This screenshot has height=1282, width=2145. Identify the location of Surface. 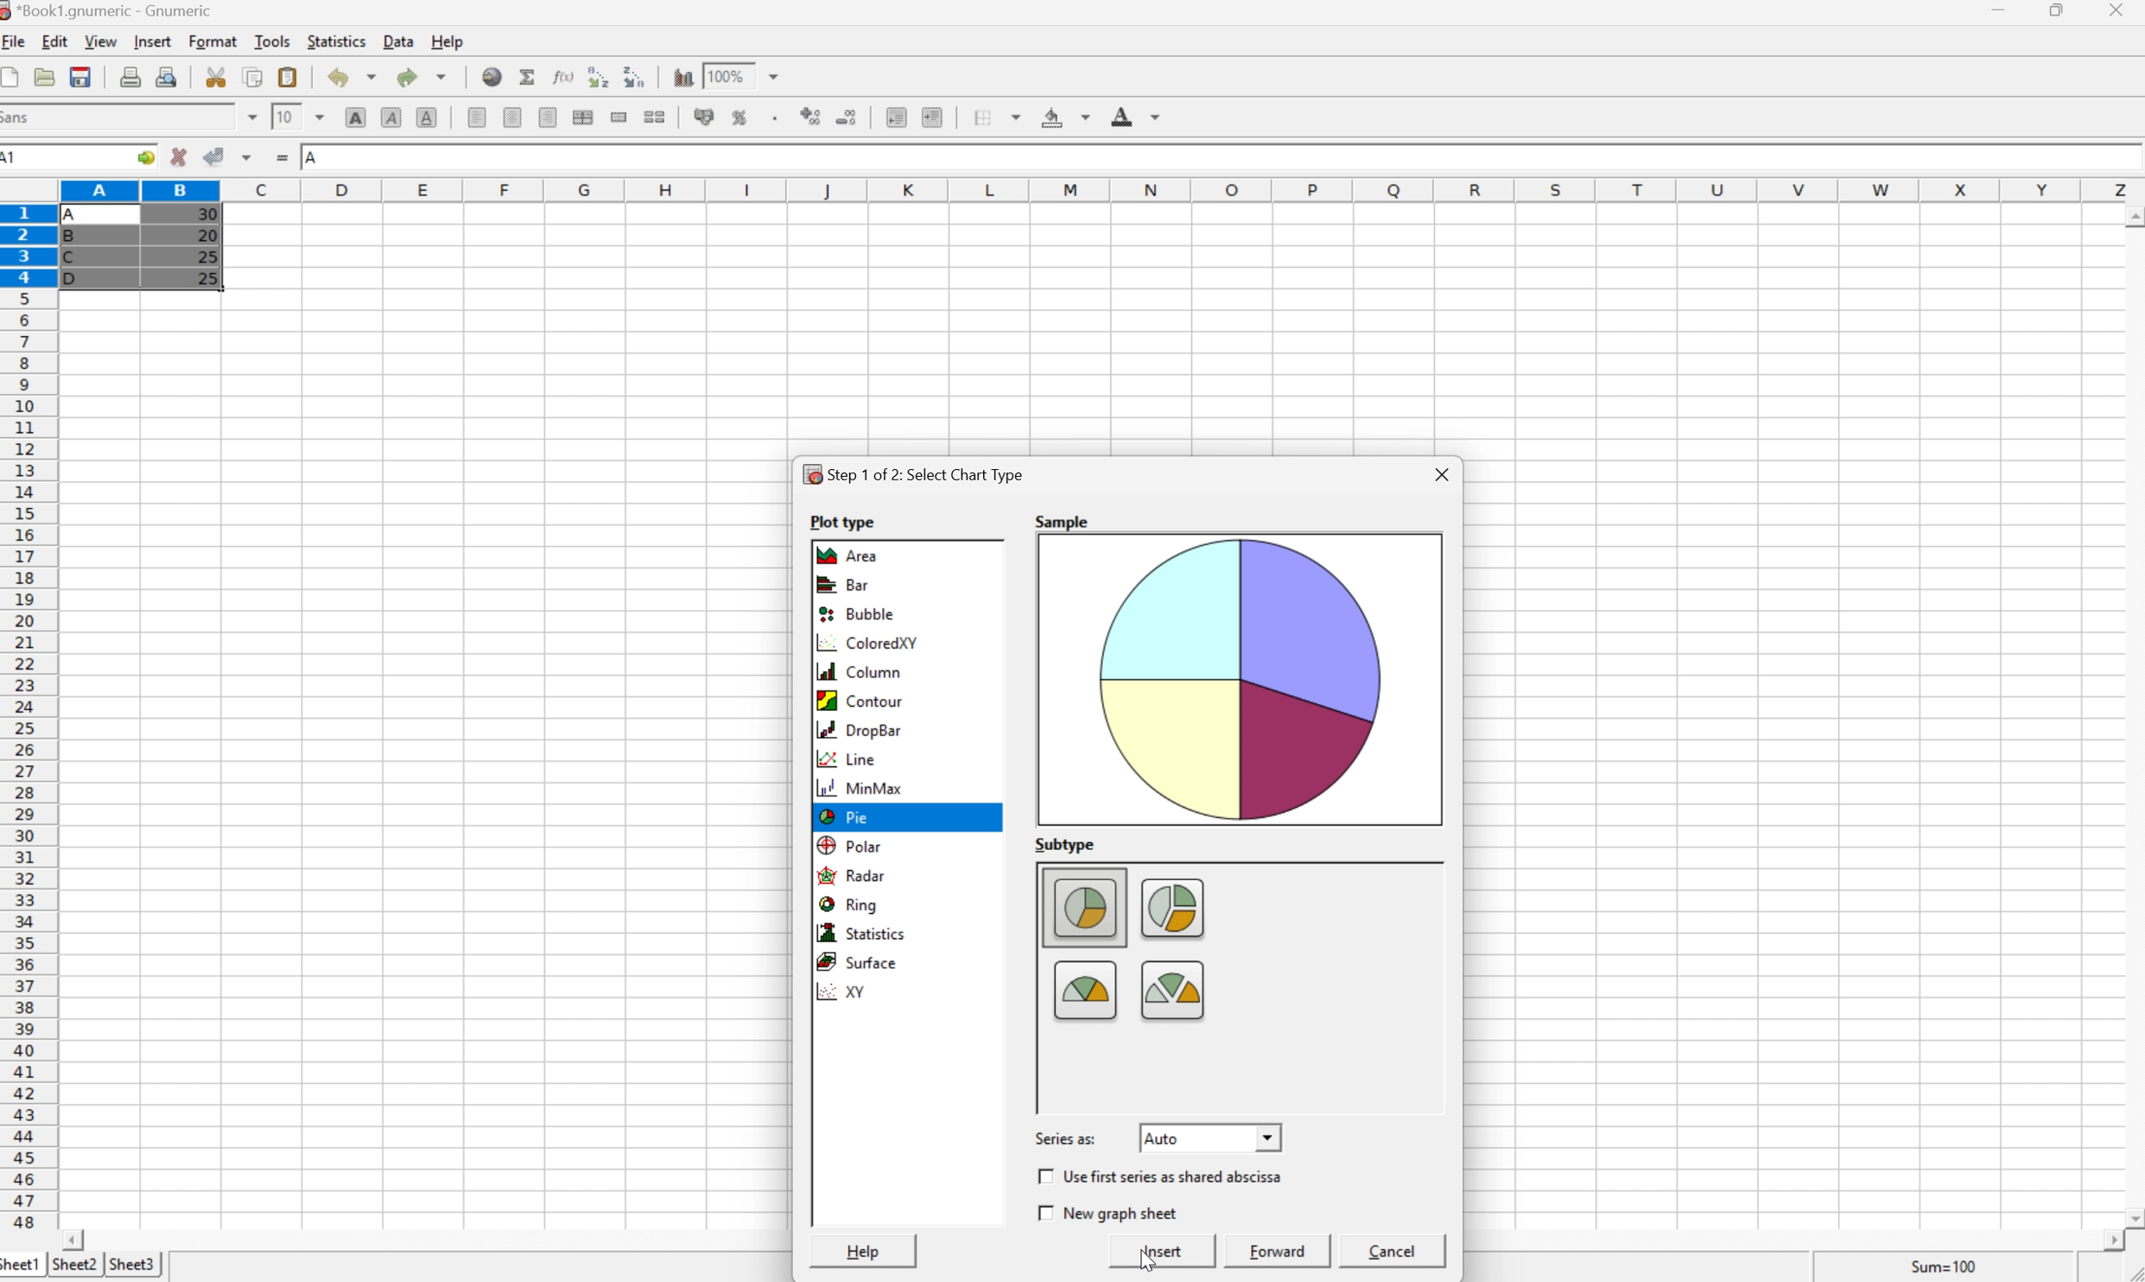
(855, 962).